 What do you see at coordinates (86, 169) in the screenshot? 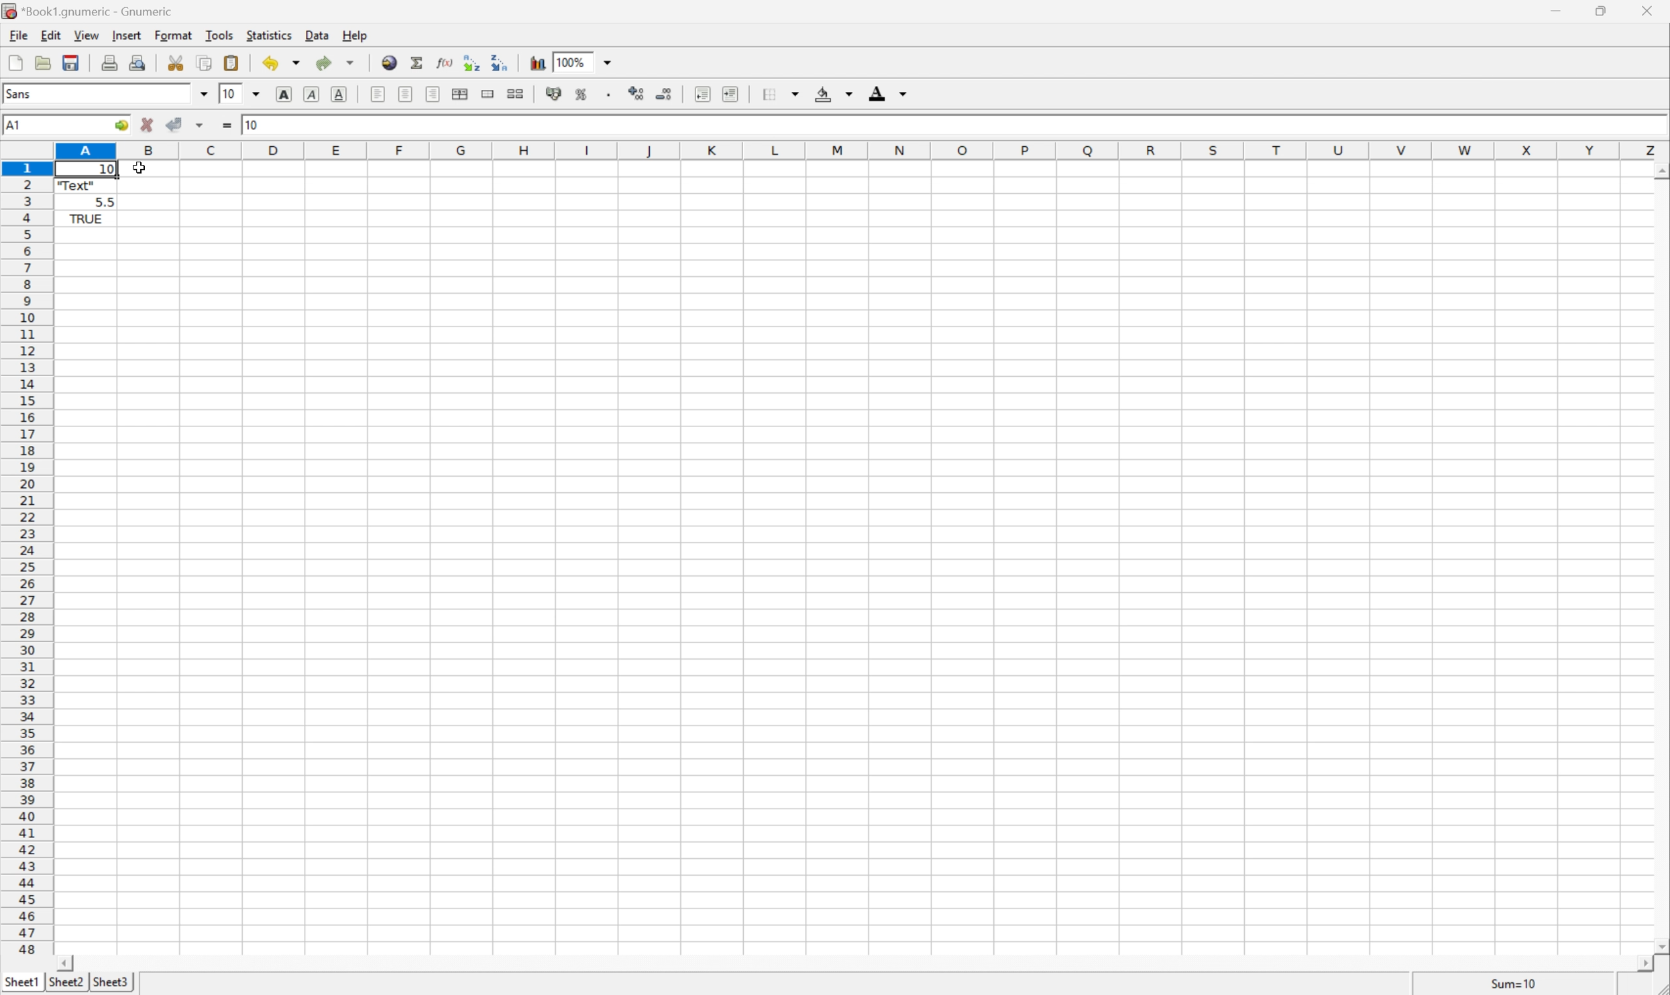
I see `10` at bounding box center [86, 169].